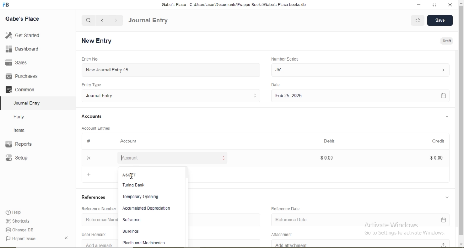 The width and height of the screenshot is (464, 248). What do you see at coordinates (22, 76) in the screenshot?
I see `Purchases` at bounding box center [22, 76].